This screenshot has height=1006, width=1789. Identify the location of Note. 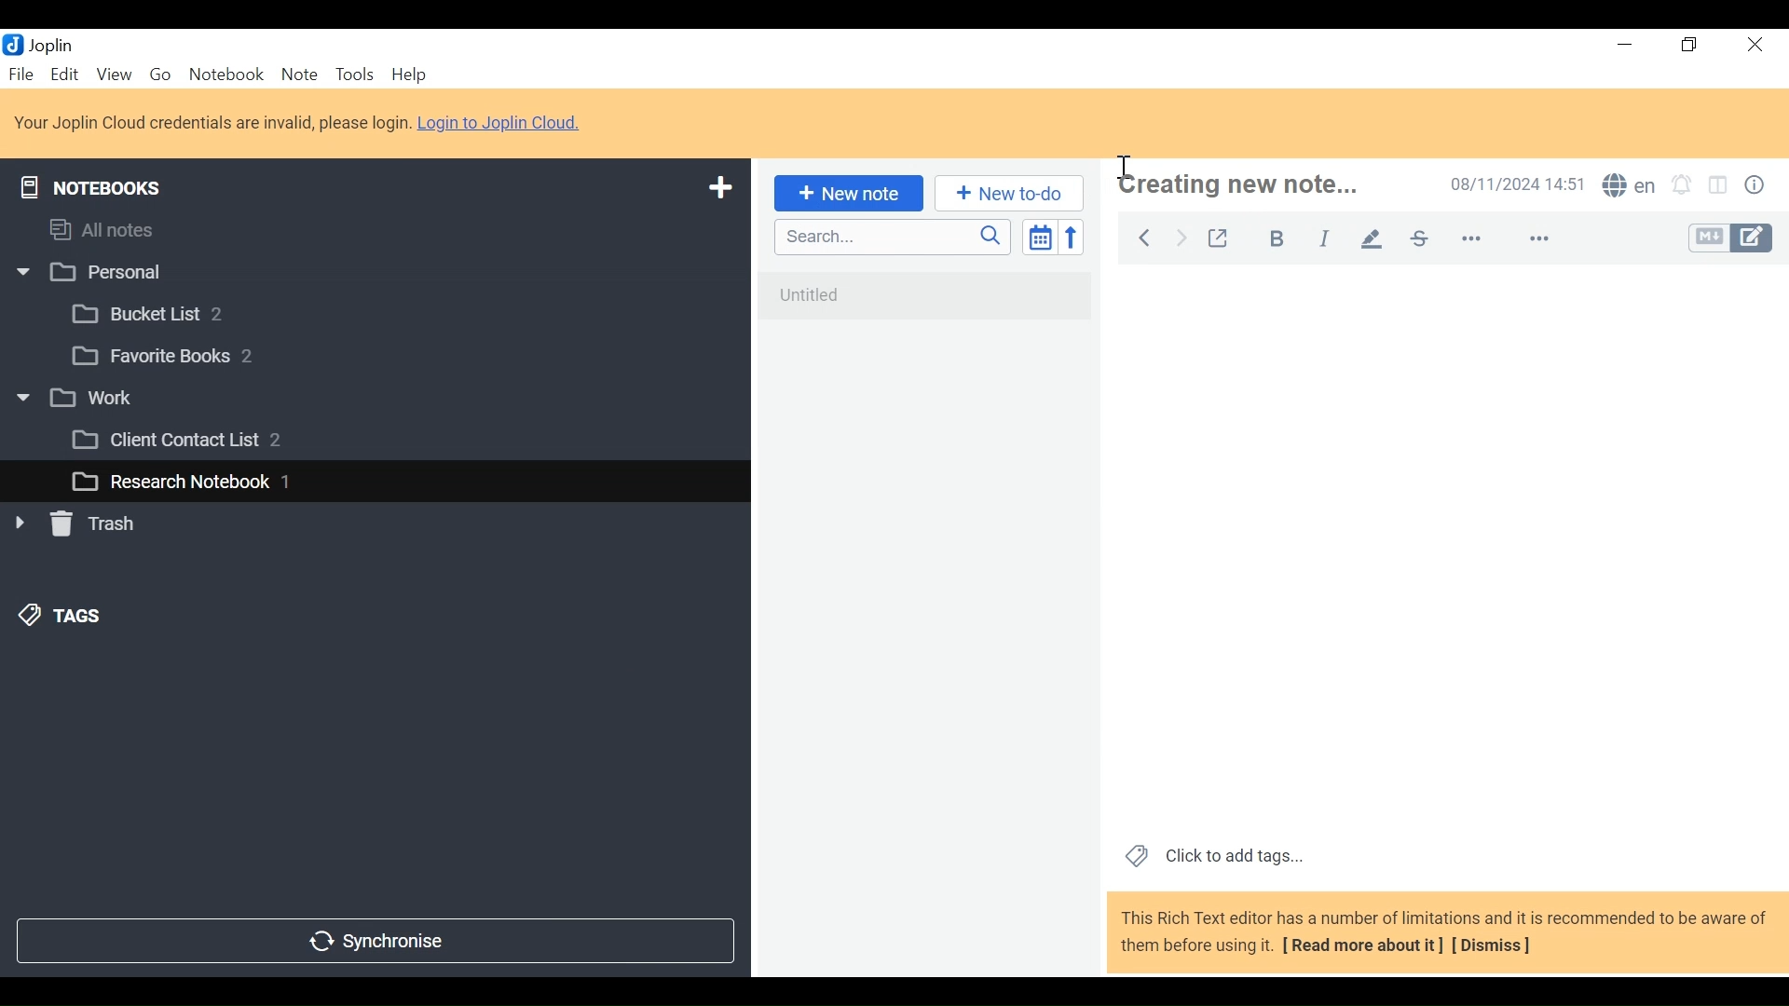
(299, 74).